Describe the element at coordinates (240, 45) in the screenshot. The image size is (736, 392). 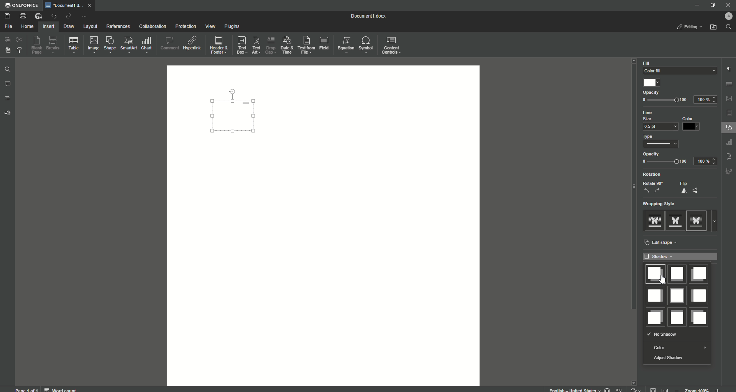
I see `Text Box` at that location.